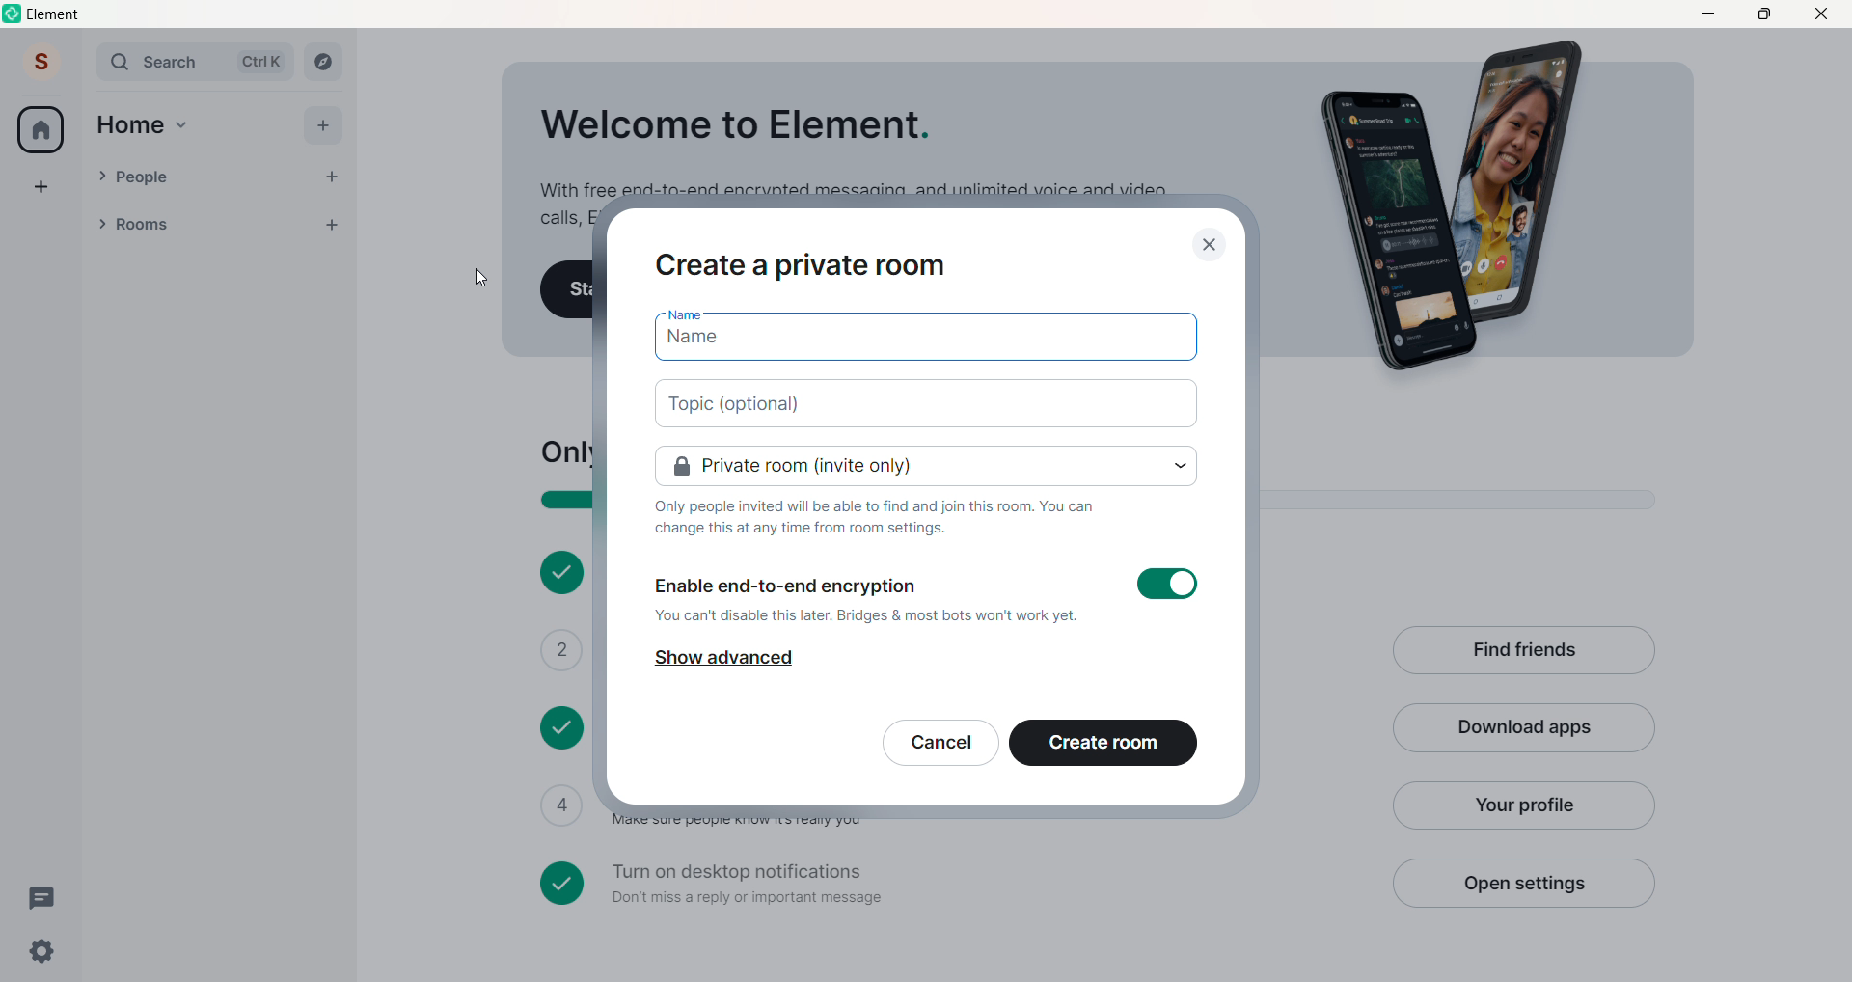 The image size is (1852, 982). What do you see at coordinates (130, 125) in the screenshot?
I see `Home` at bounding box center [130, 125].